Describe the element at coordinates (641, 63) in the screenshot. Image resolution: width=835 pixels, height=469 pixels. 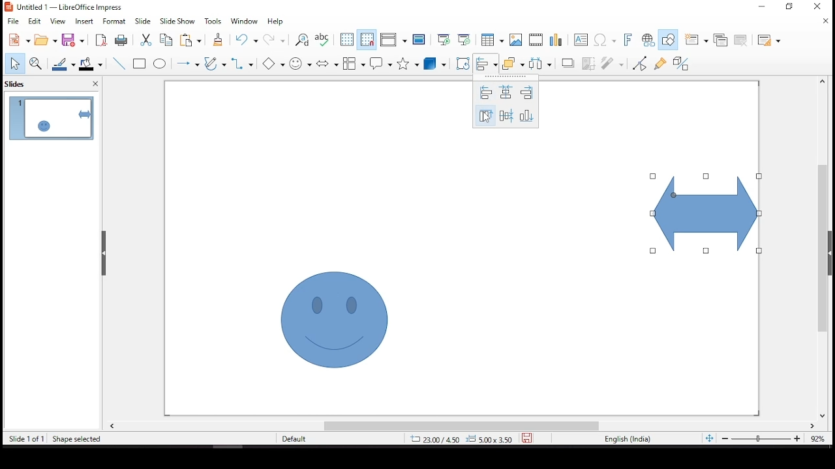
I see `toggle point edit mode` at that location.